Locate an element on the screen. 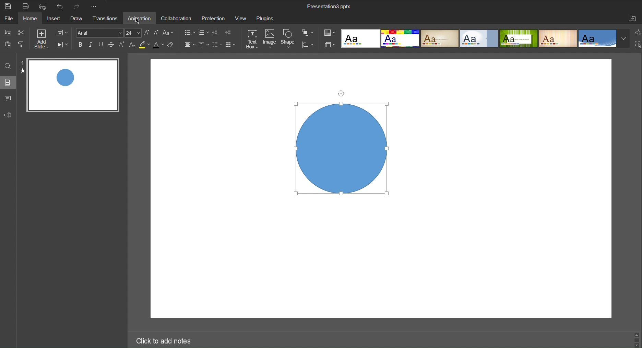 The width and height of the screenshot is (642, 348). Cut is located at coordinates (23, 33).